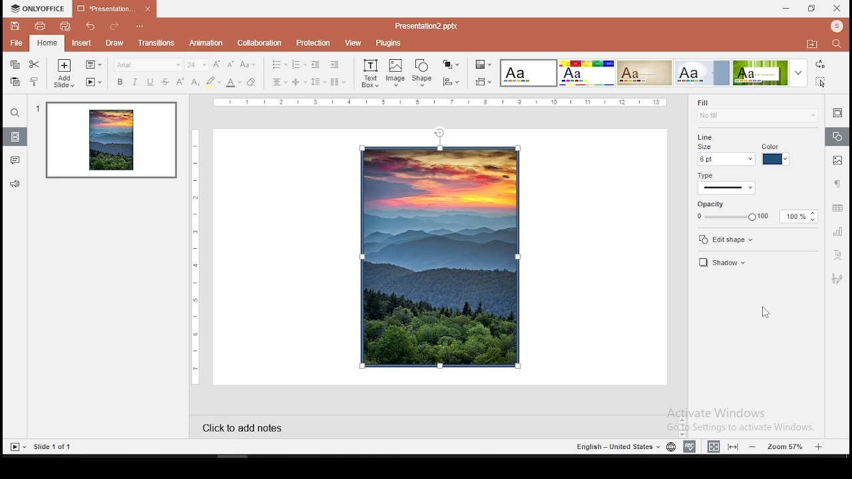 Image resolution: width=852 pixels, height=479 pixels. What do you see at coordinates (837, 277) in the screenshot?
I see `` at bounding box center [837, 277].